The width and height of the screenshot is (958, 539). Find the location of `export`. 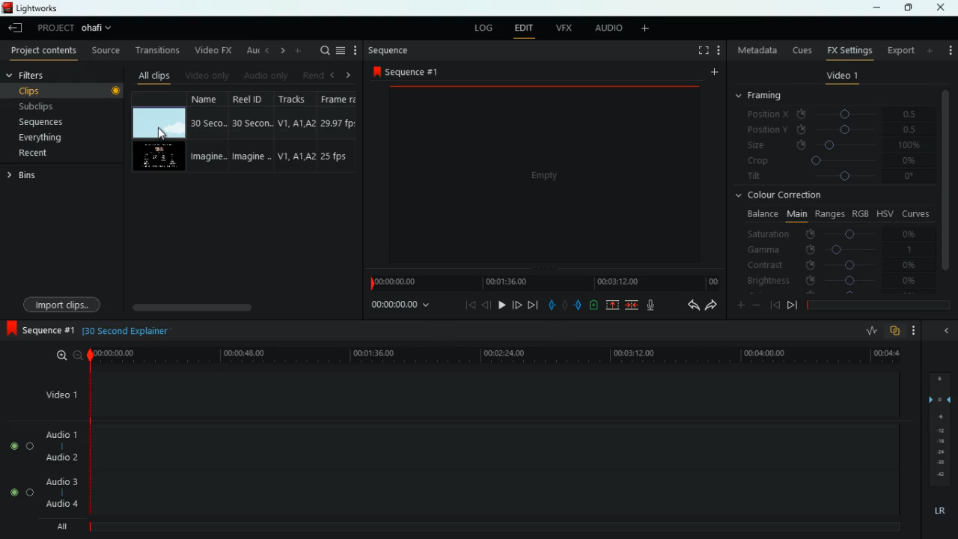

export is located at coordinates (897, 50).